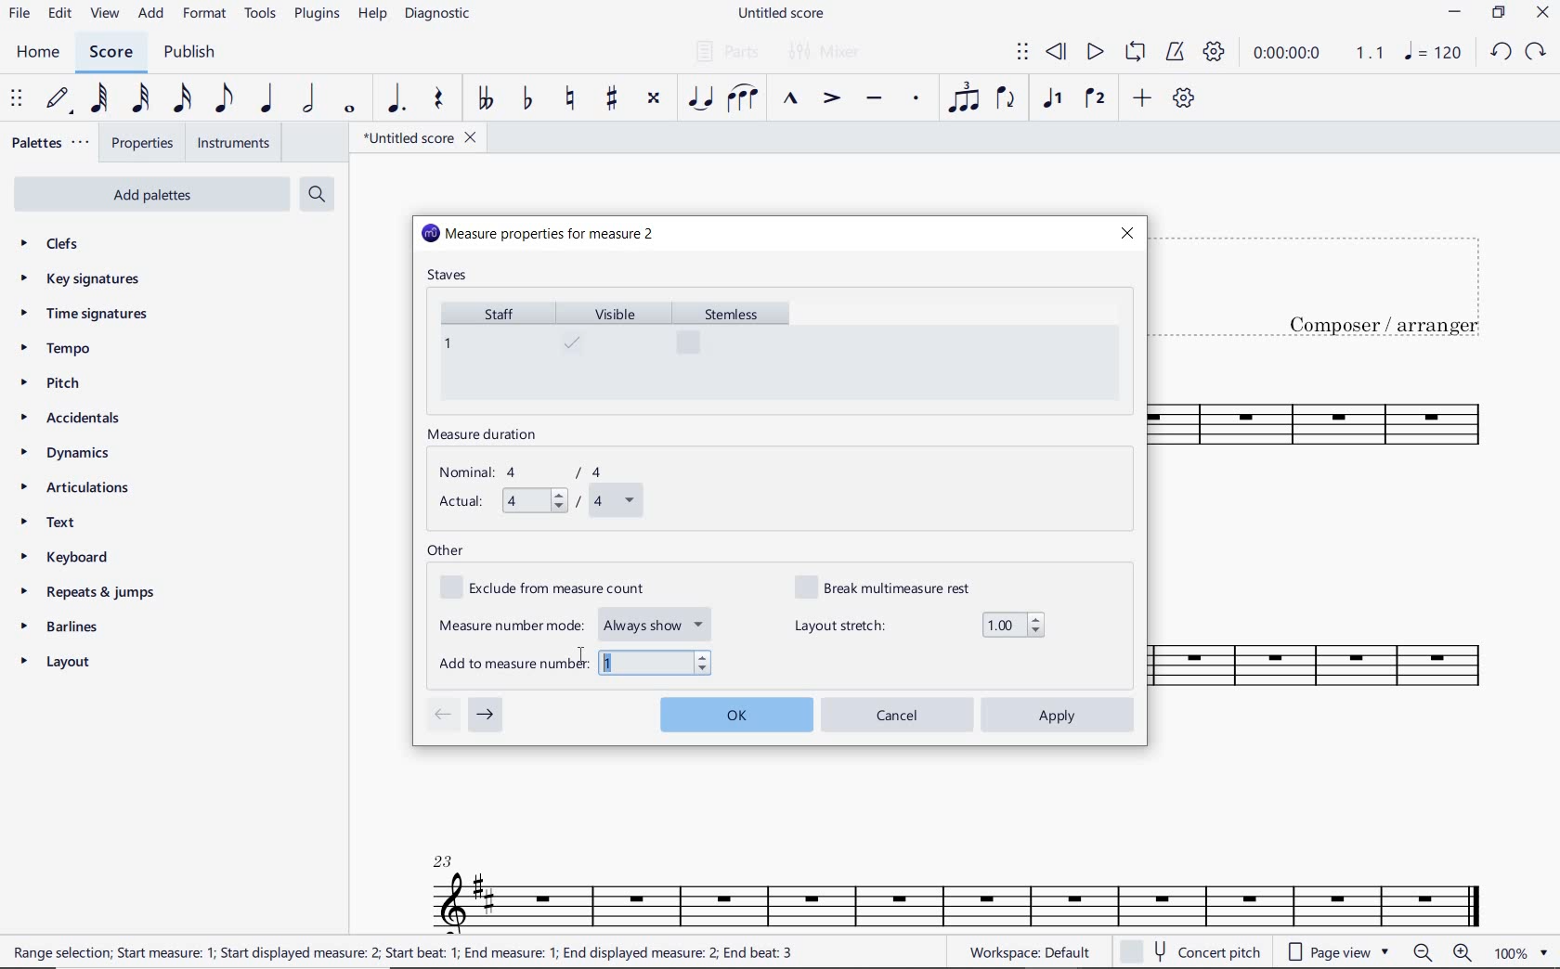  Describe the element at coordinates (1500, 53) in the screenshot. I see `UNDO` at that location.